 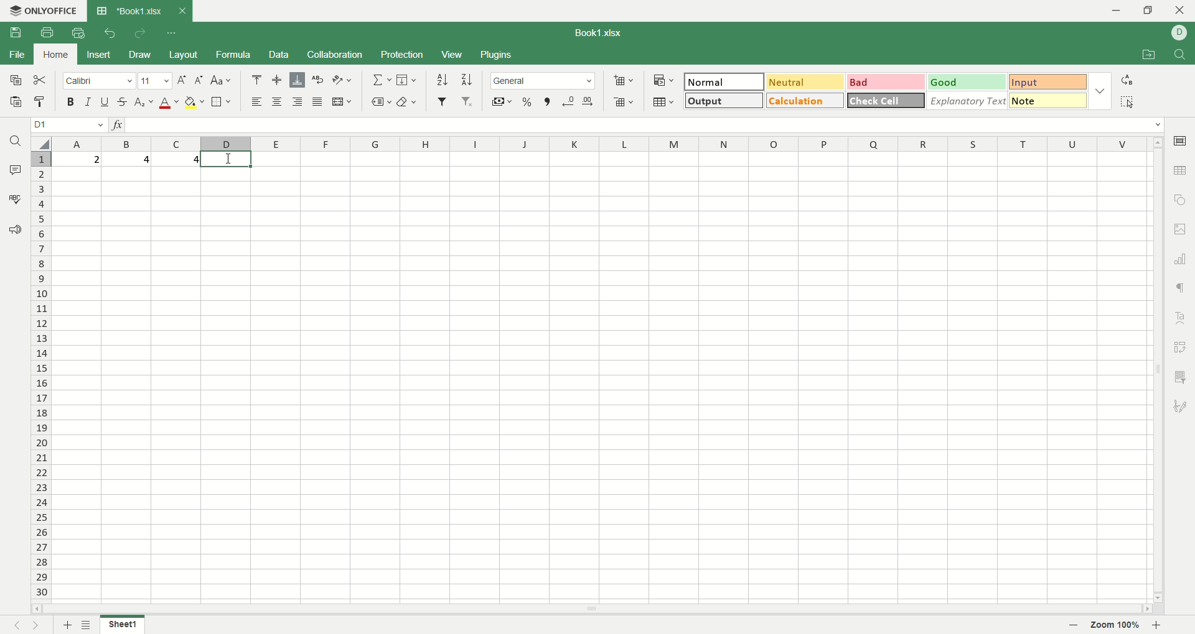 What do you see at coordinates (1181, 55) in the screenshot?
I see `find` at bounding box center [1181, 55].